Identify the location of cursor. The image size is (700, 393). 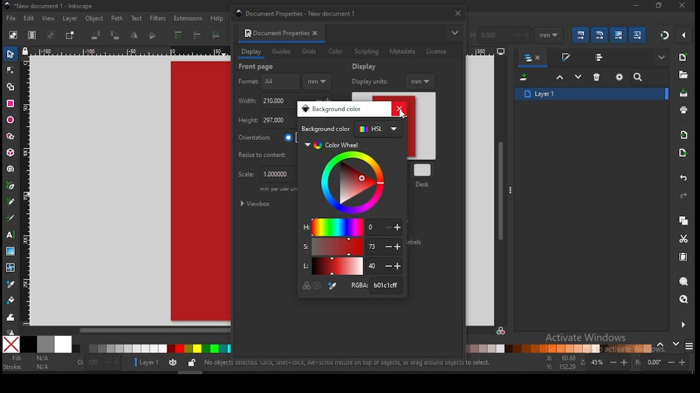
(402, 115).